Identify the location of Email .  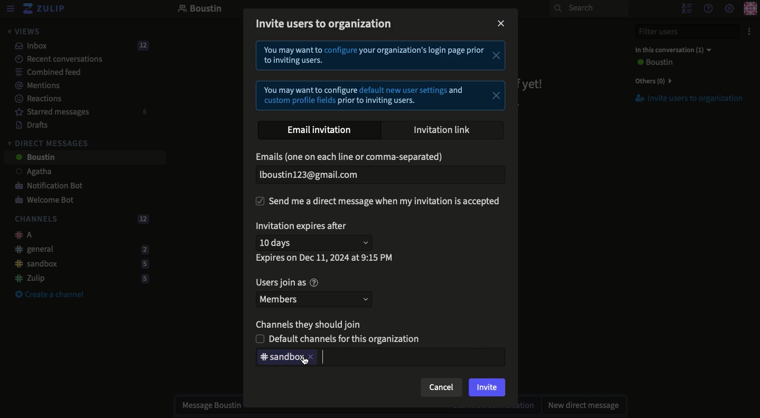
(352, 158).